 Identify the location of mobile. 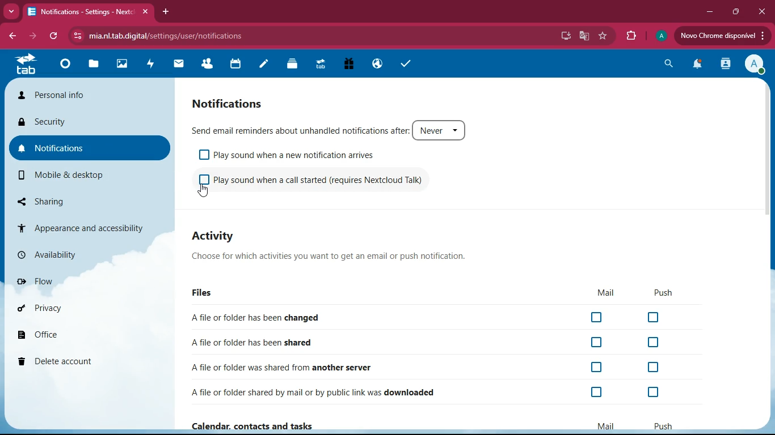
(58, 174).